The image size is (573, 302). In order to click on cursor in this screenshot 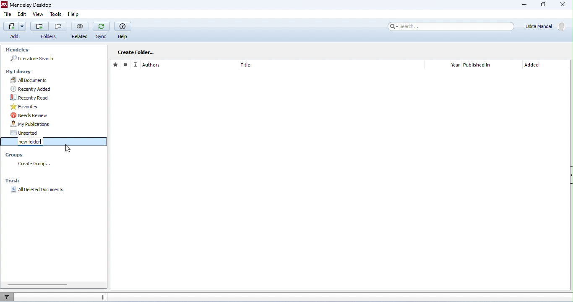, I will do `click(62, 147)`.